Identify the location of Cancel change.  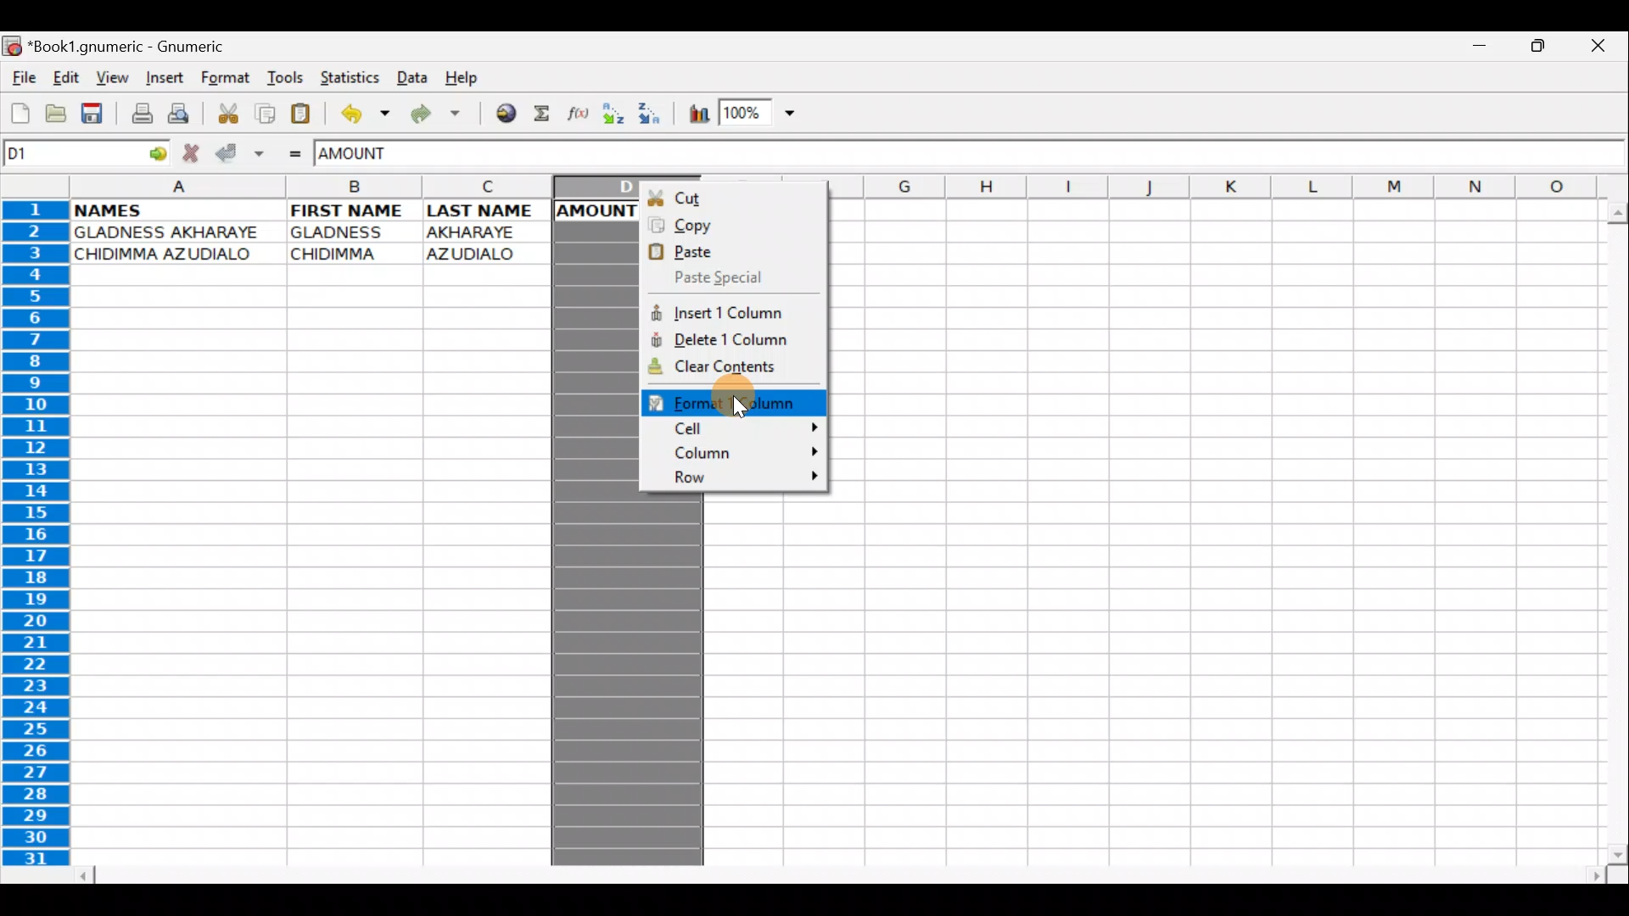
(193, 152).